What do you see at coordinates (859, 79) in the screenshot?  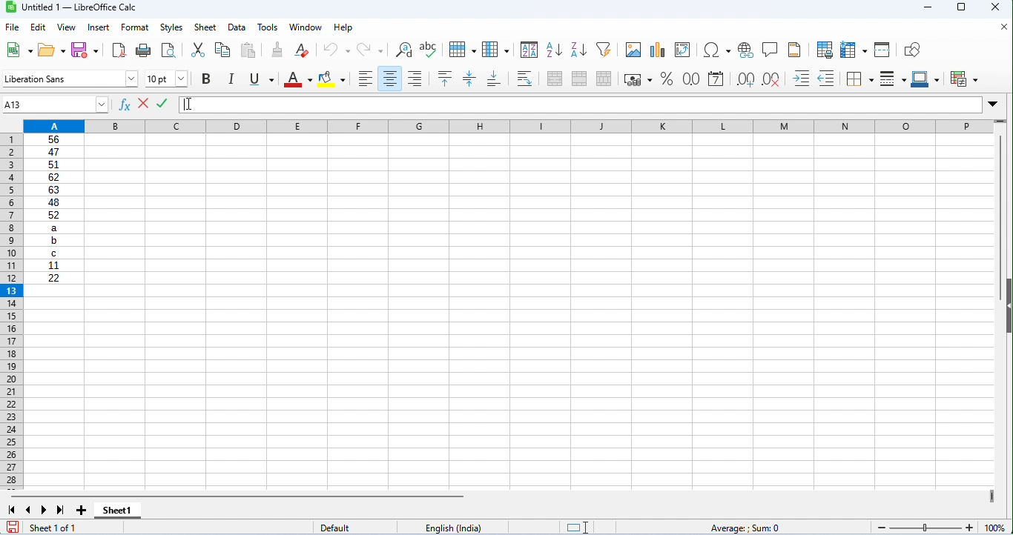 I see `border` at bounding box center [859, 79].